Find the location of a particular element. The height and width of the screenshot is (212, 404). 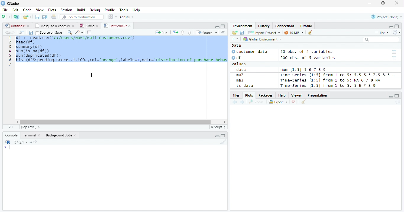

R 4.2.1 ~/ is located at coordinates (22, 142).